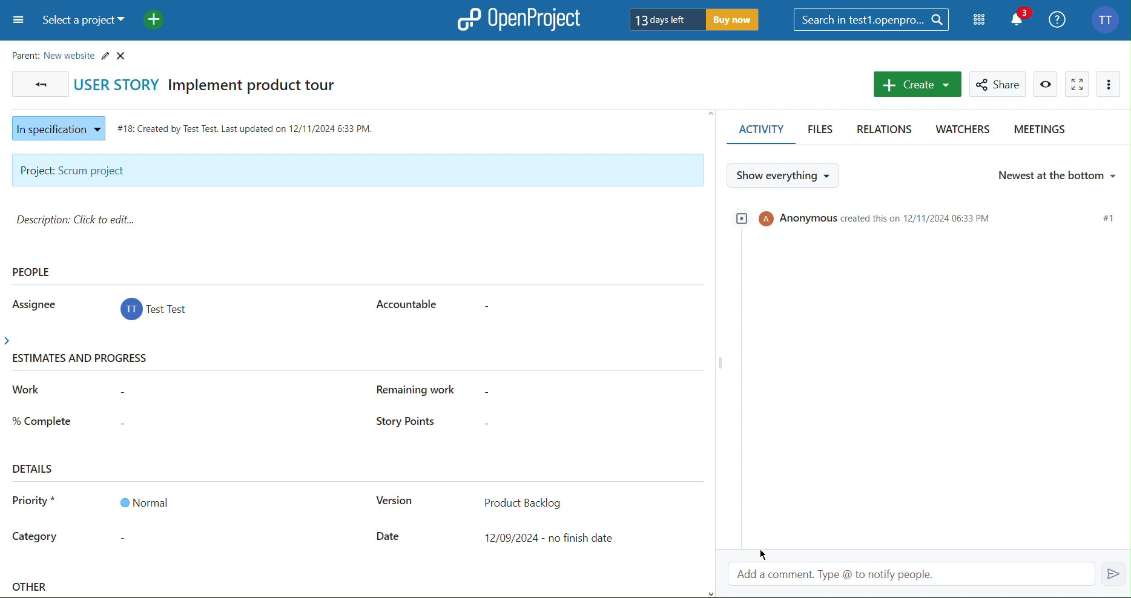 Image resolution: width=1131 pixels, height=598 pixels. What do you see at coordinates (394, 502) in the screenshot?
I see `Version` at bounding box center [394, 502].